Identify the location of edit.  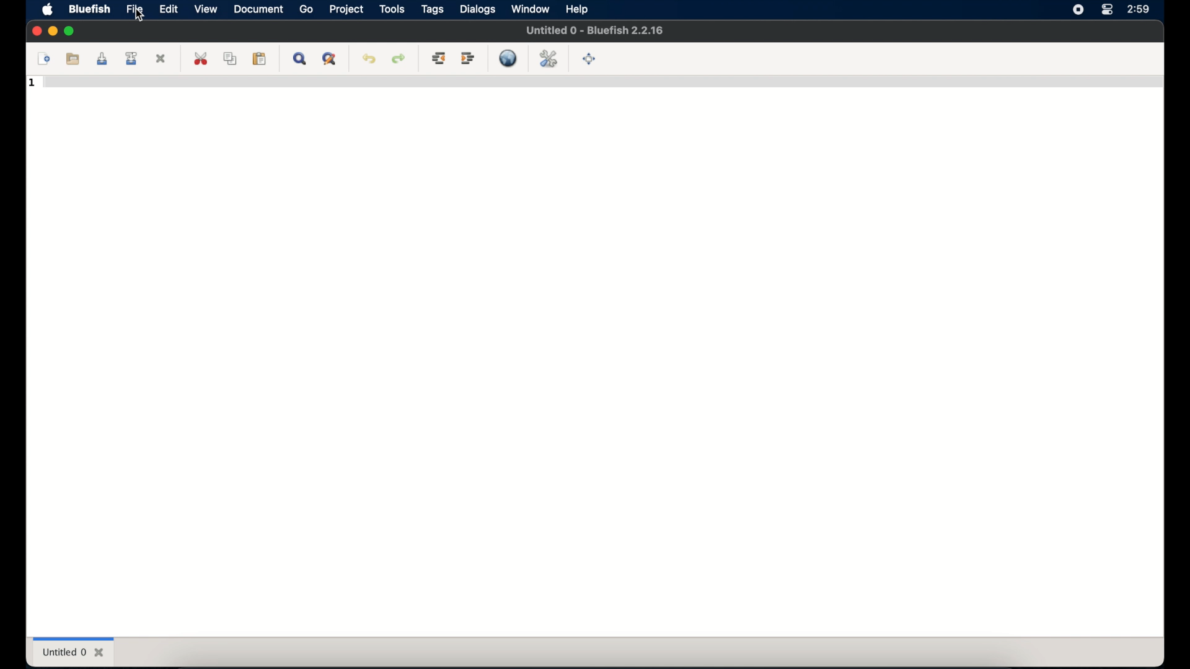
(170, 9).